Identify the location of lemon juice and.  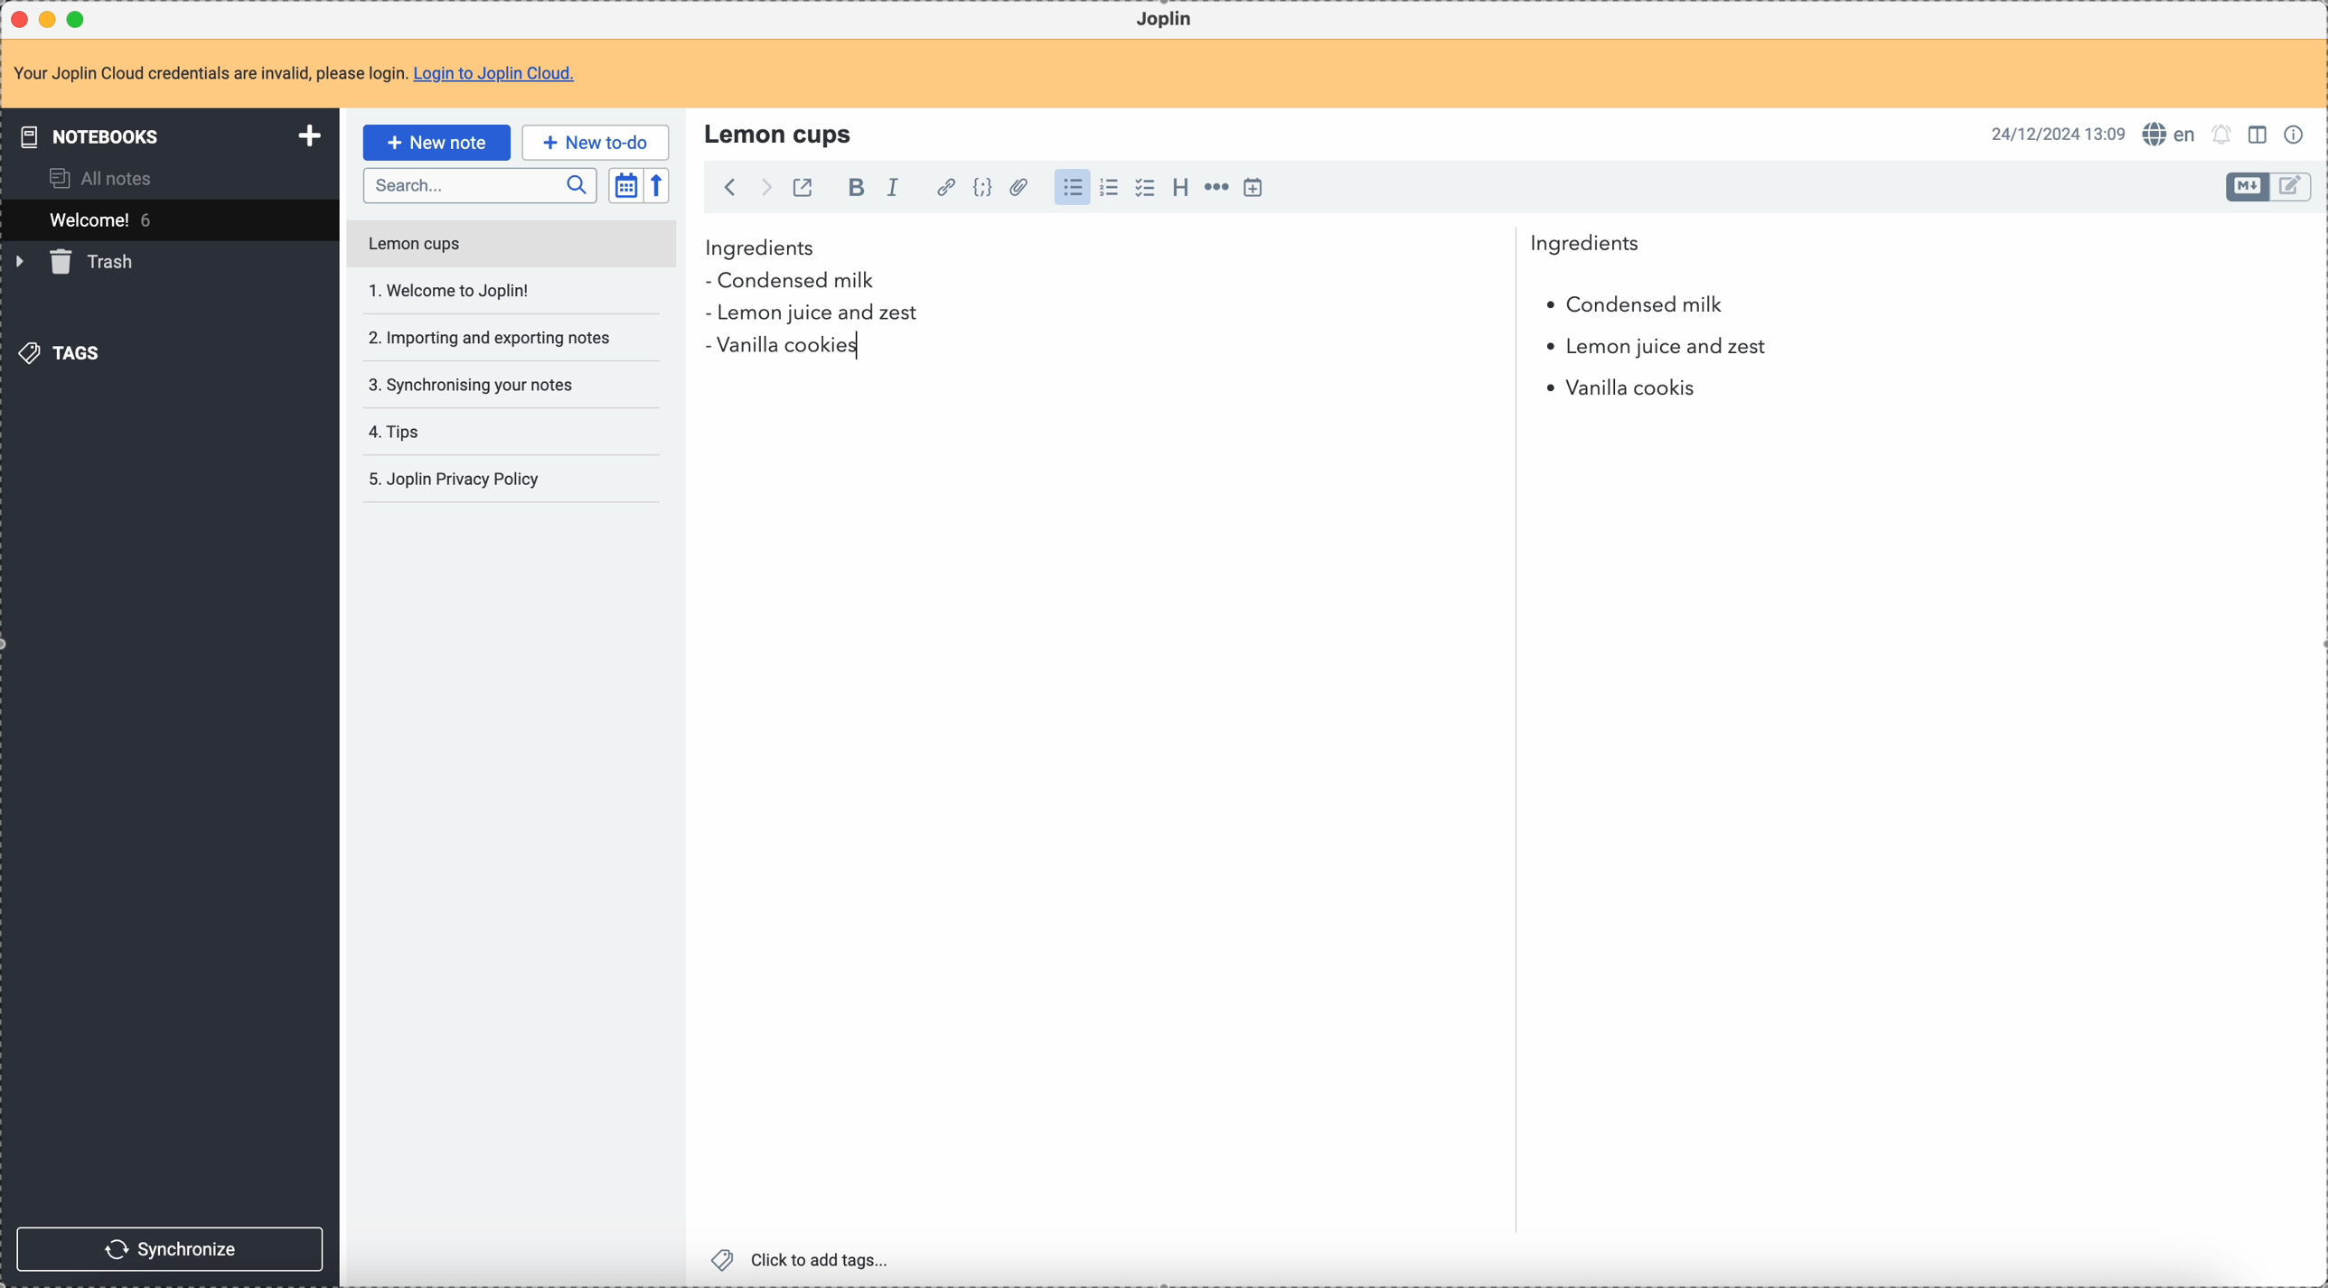
(1655, 350).